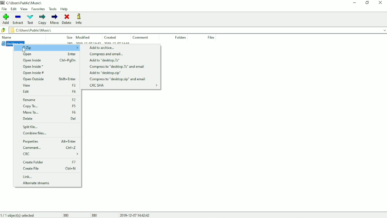  I want to click on View, so click(24, 9).